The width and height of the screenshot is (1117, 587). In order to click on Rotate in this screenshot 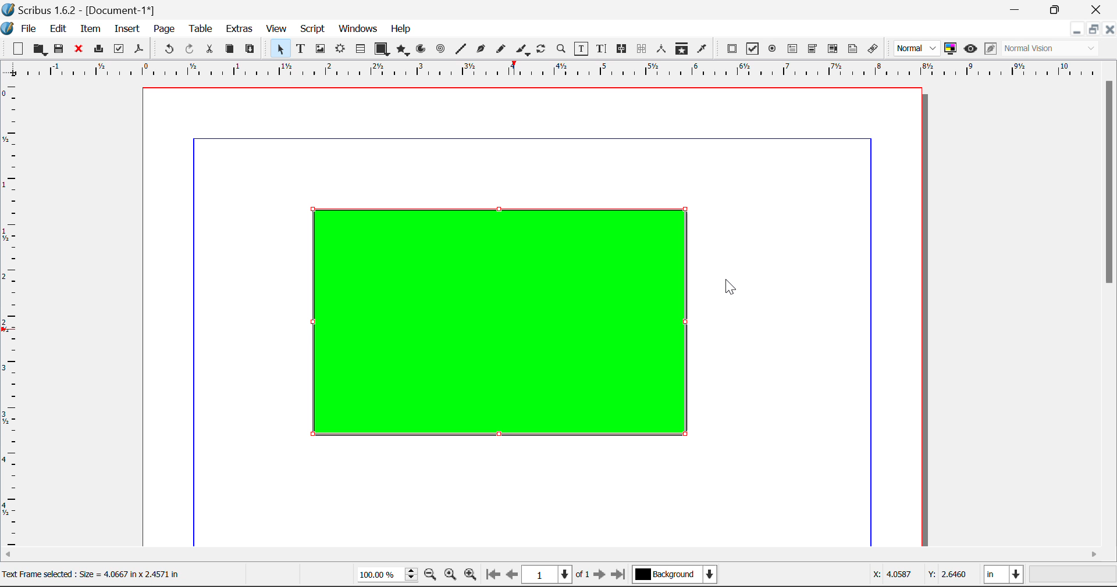, I will do `click(542, 48)`.